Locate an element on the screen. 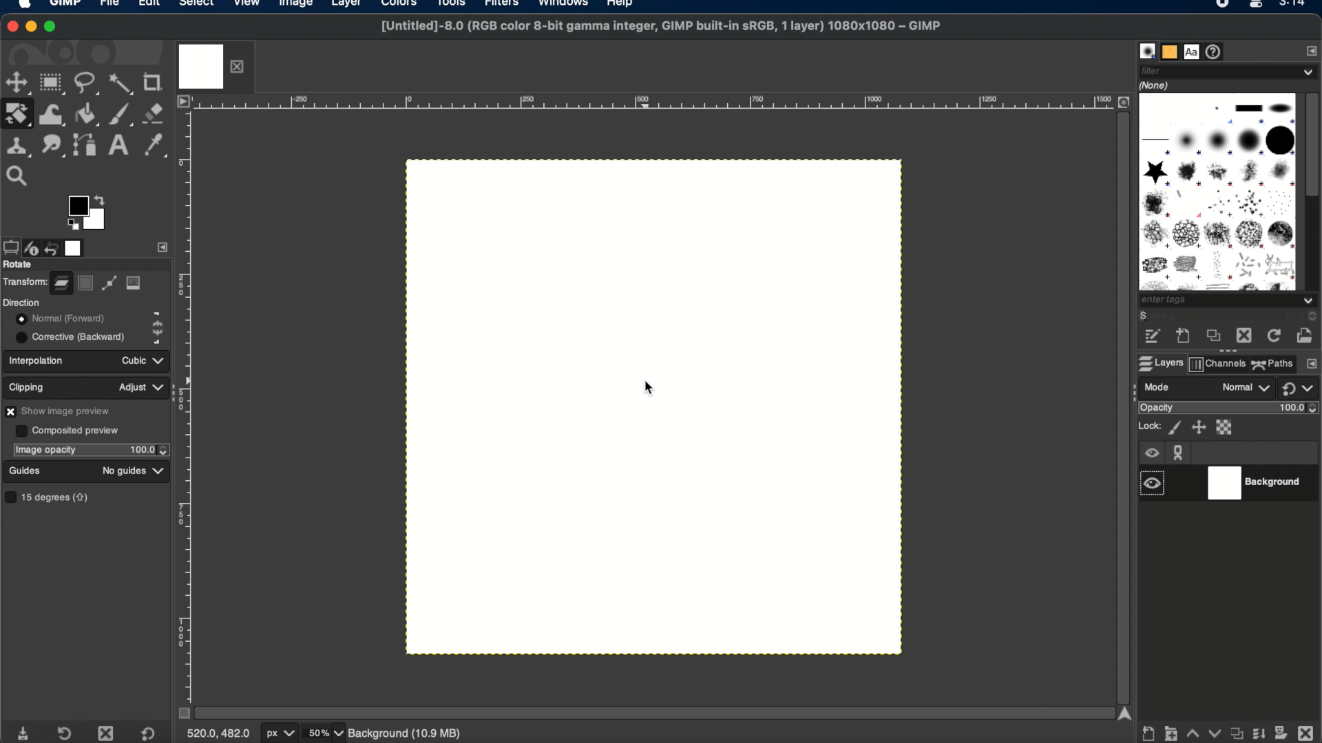 Image resolution: width=1322 pixels, height=743 pixels. interpolation is located at coordinates (39, 360).